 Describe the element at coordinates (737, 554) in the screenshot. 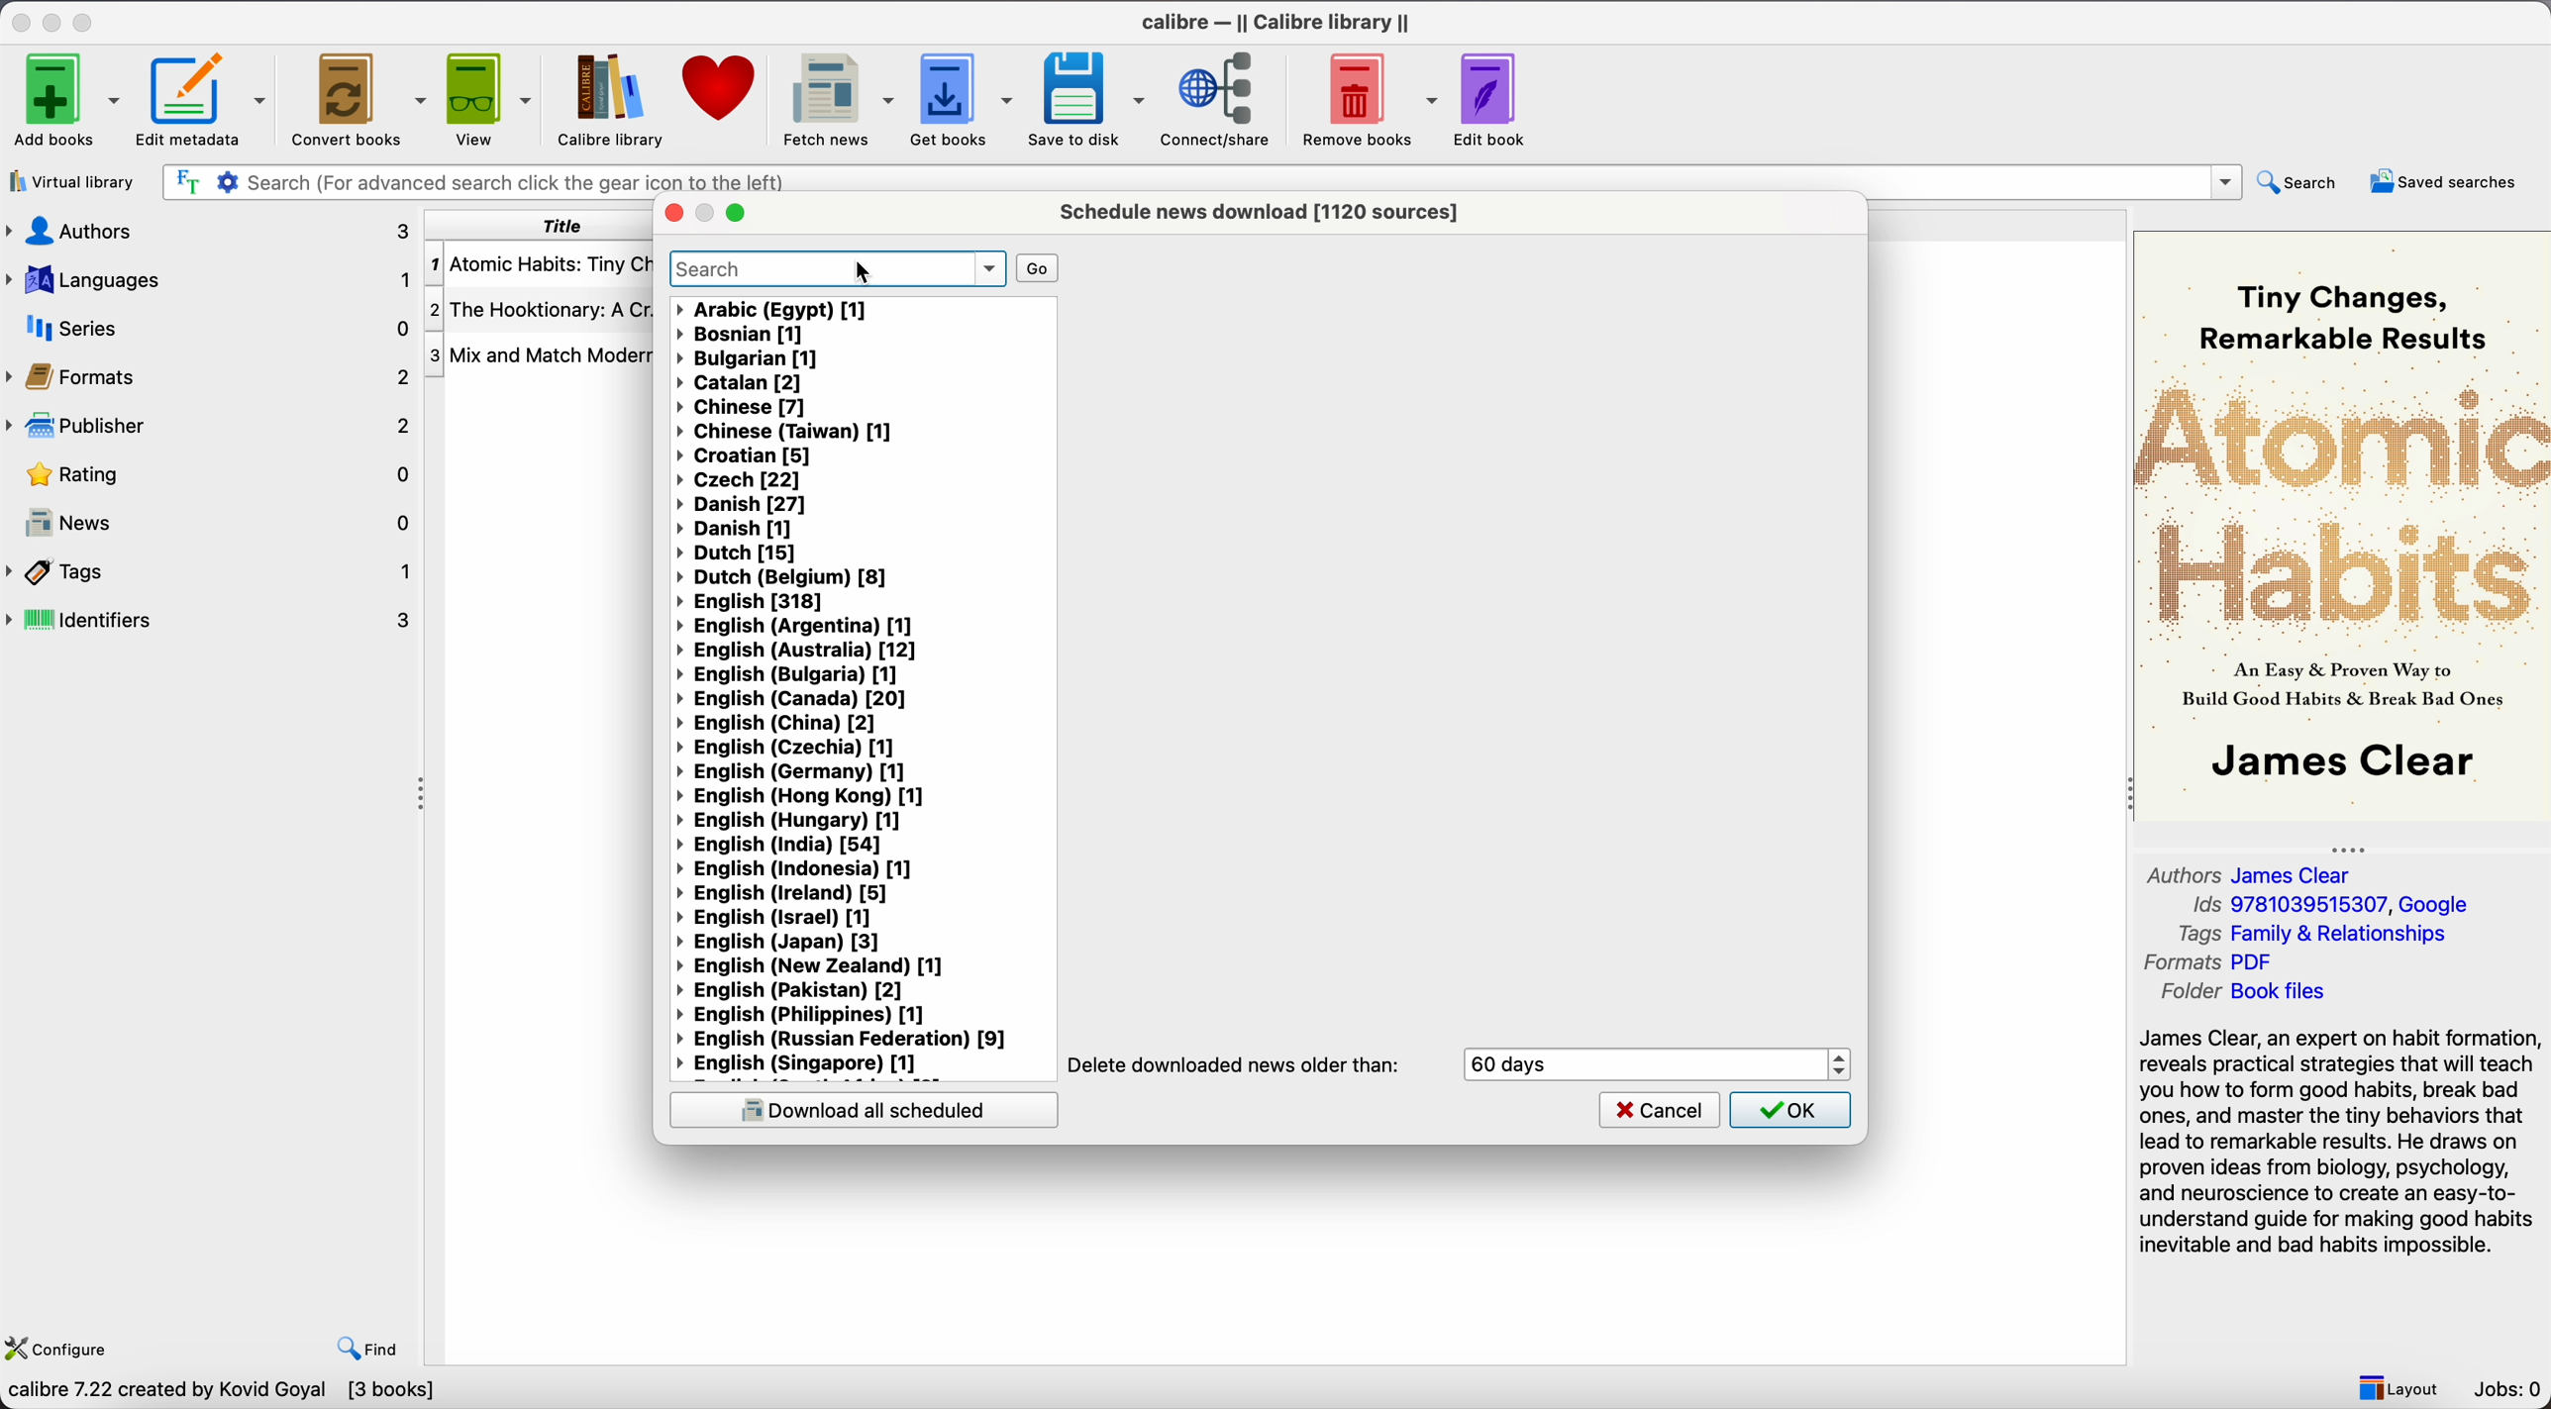

I see `Dutch [15]` at that location.